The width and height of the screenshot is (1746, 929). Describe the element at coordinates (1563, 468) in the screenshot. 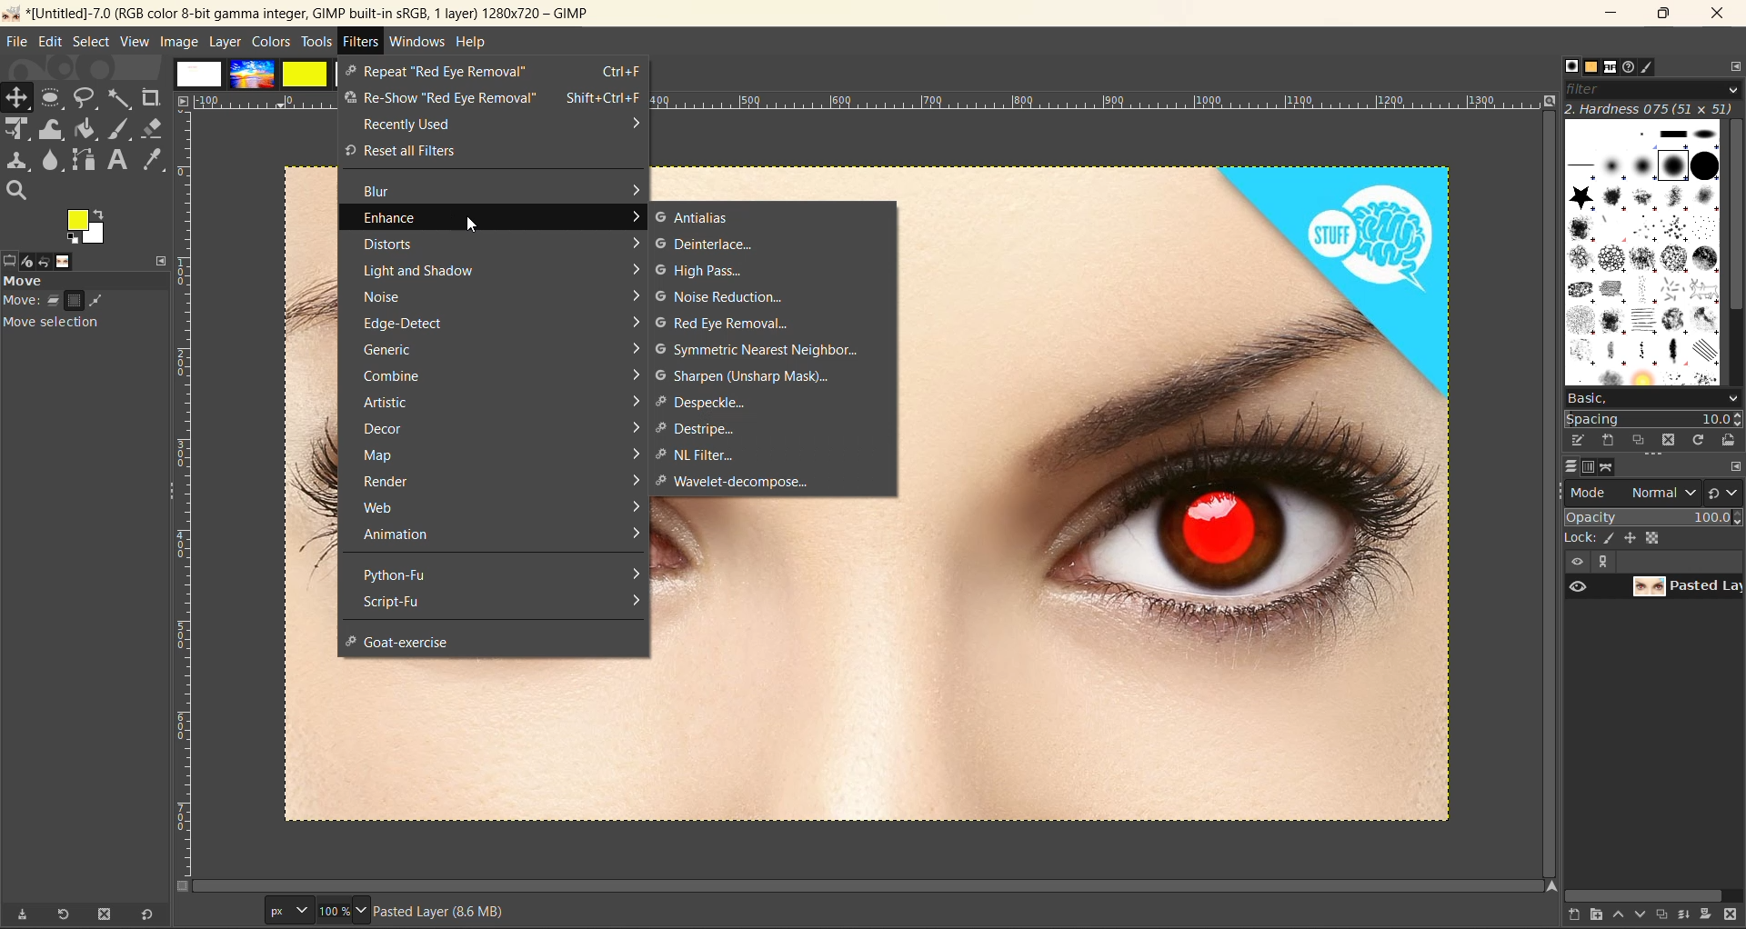

I see `layer` at that location.